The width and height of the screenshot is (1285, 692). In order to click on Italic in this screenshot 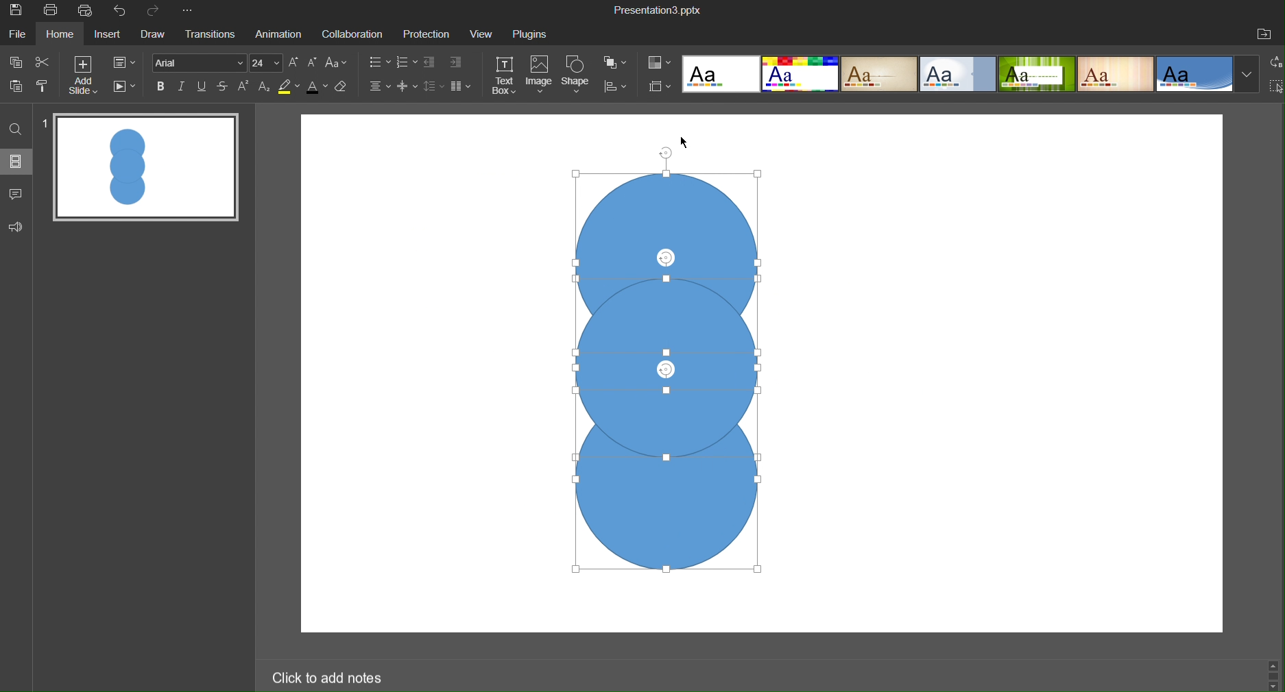, I will do `click(184, 86)`.